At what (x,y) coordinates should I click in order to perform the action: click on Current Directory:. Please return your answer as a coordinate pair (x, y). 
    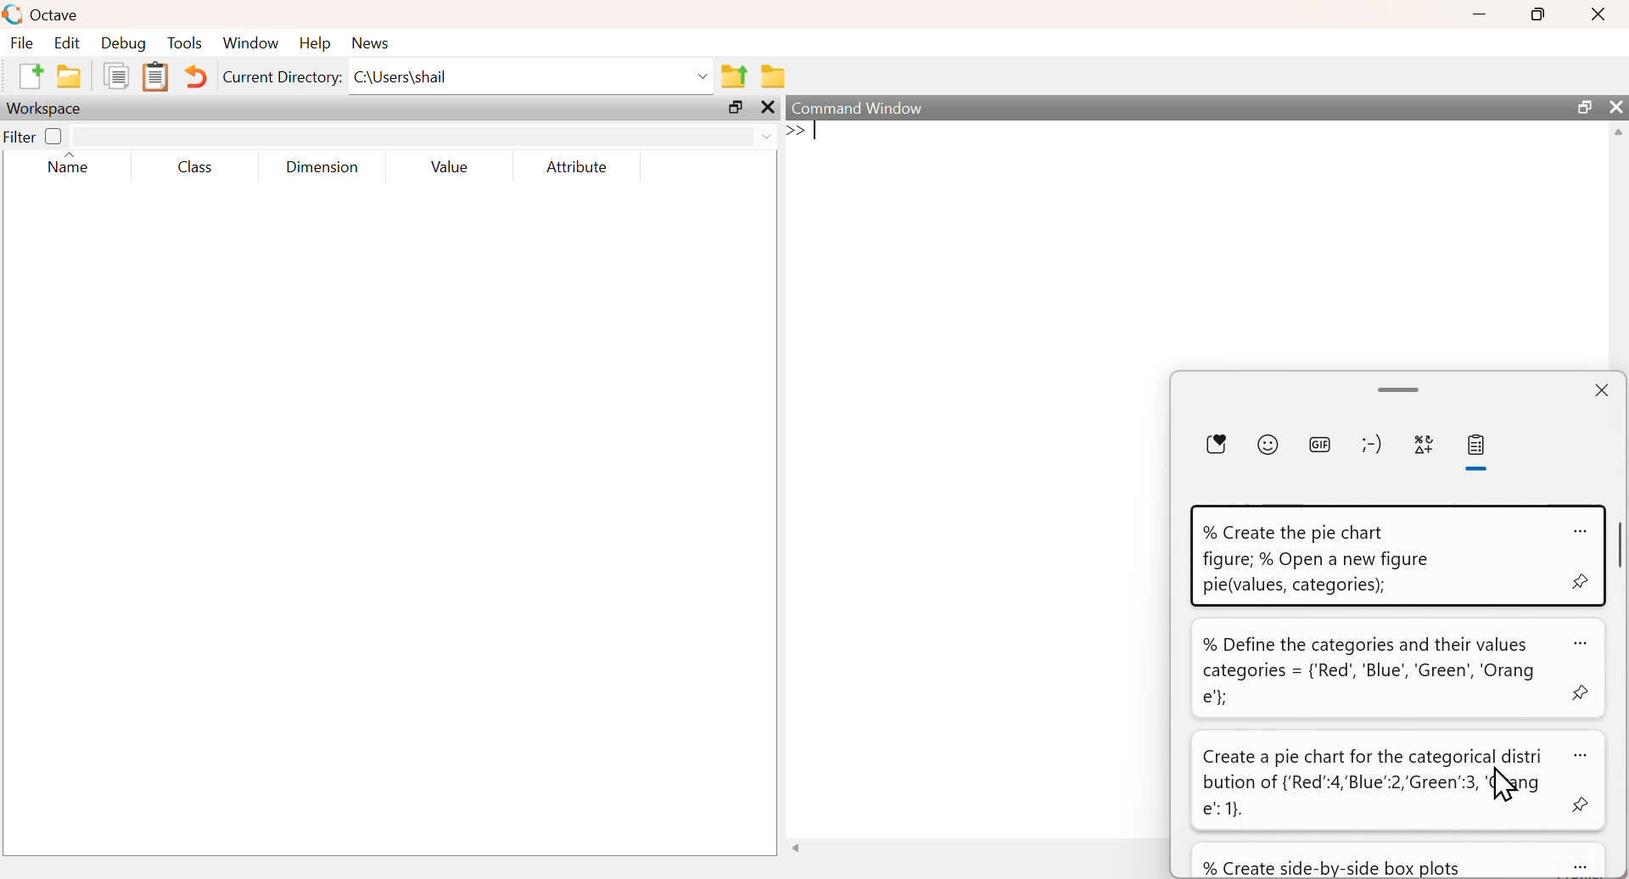
    Looking at the image, I should click on (282, 76).